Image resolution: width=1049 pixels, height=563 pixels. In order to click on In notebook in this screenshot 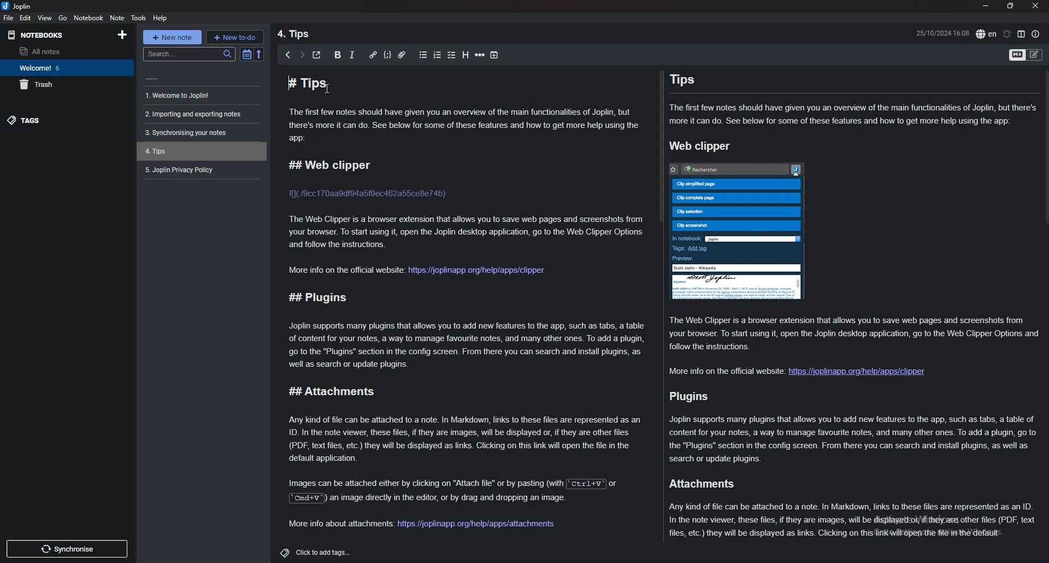, I will do `click(685, 238)`.